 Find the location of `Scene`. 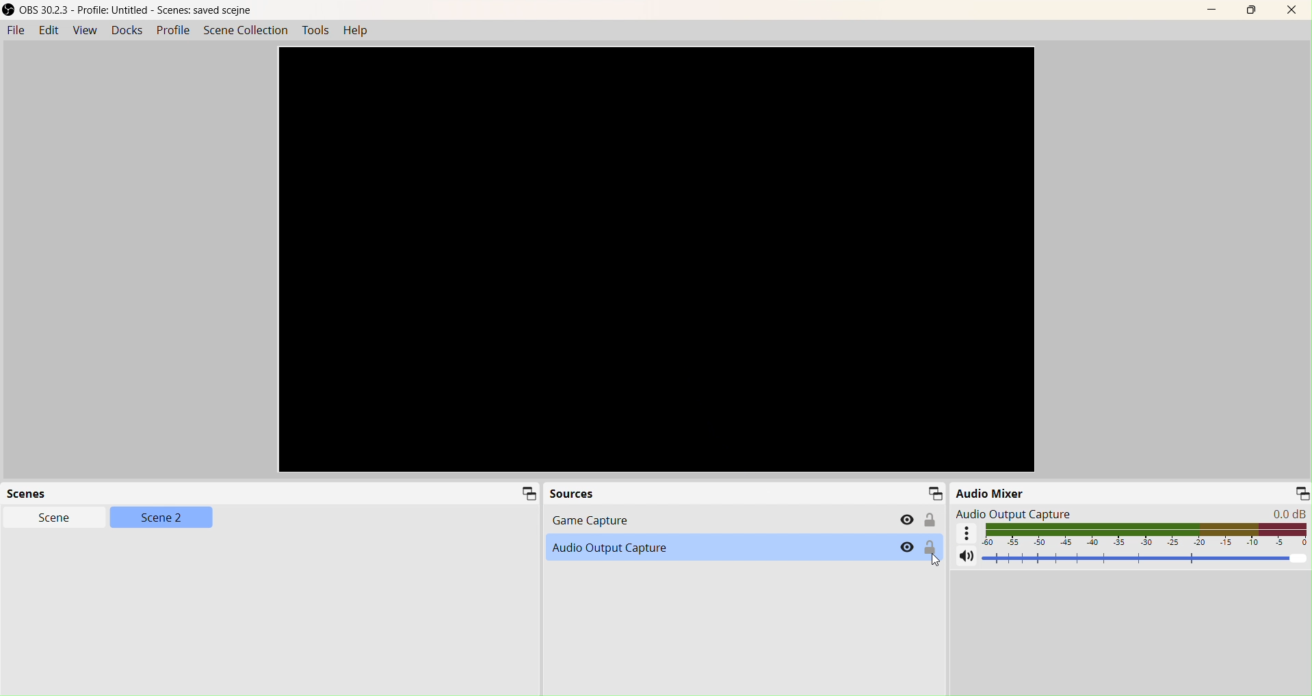

Scene is located at coordinates (57, 520).